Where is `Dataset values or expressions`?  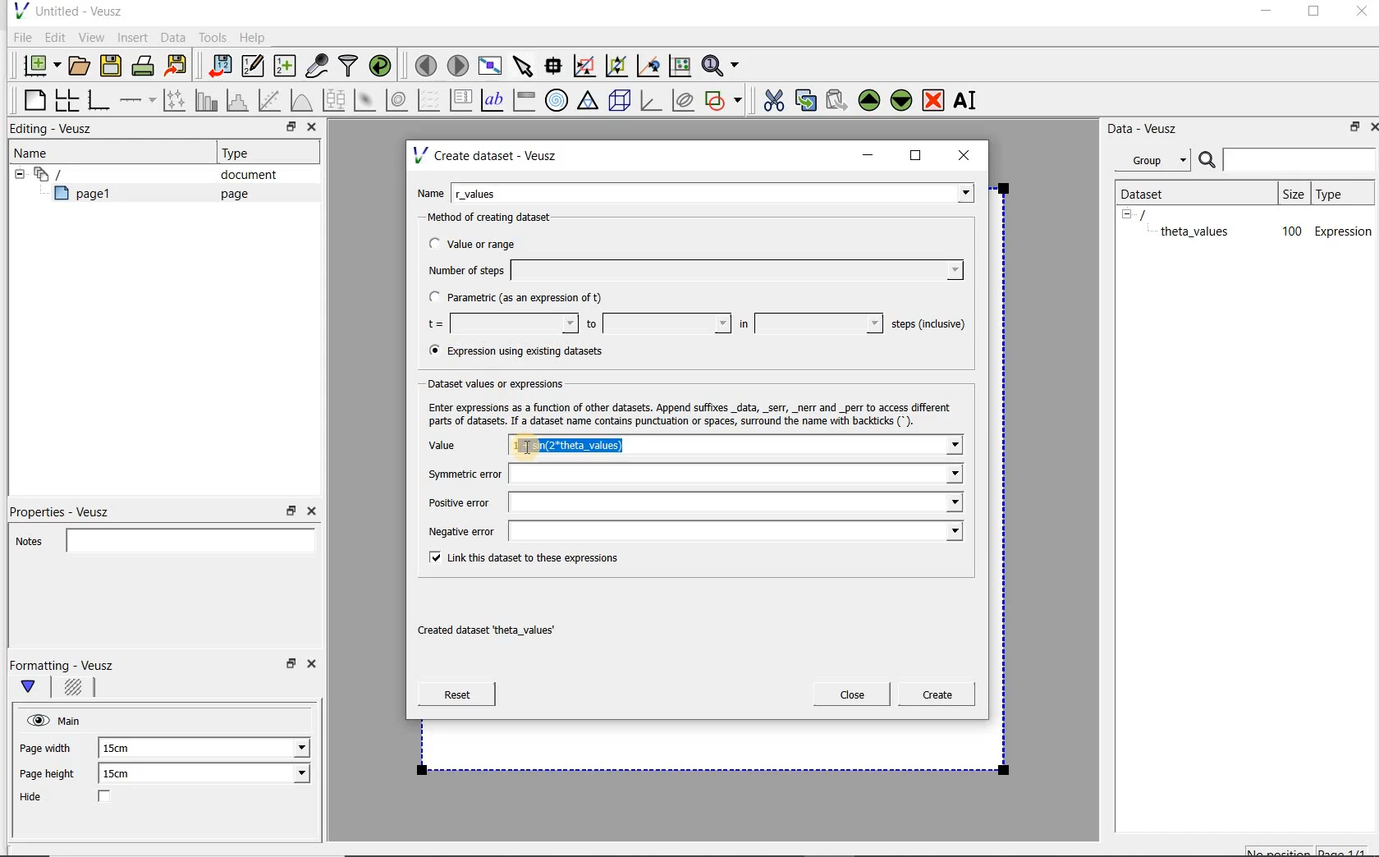
Dataset values or expressions is located at coordinates (510, 382).